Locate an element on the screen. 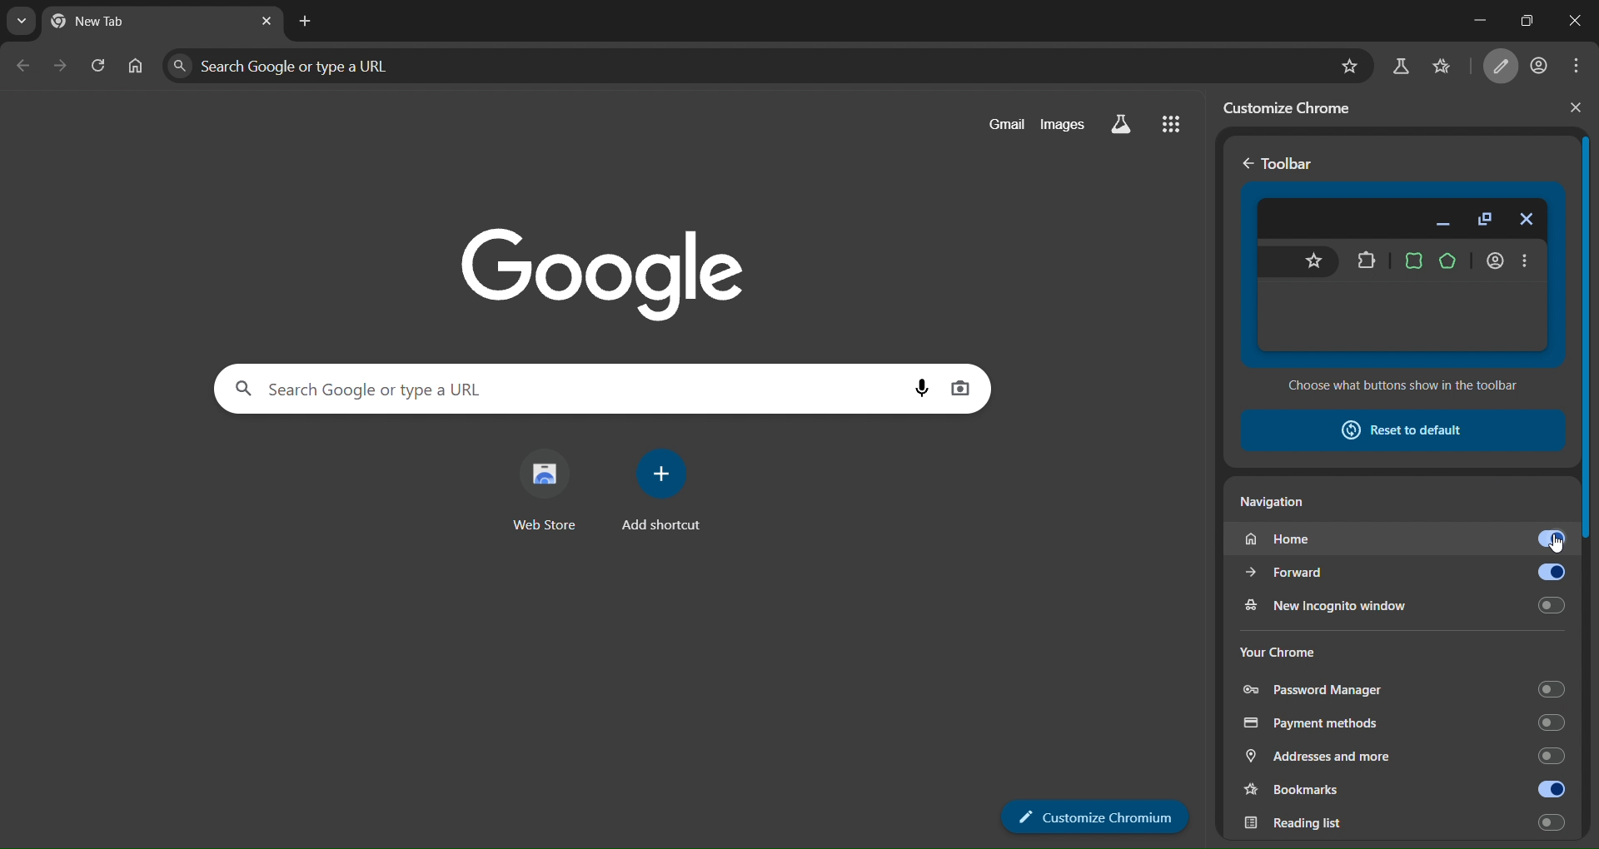 The height and width of the screenshot is (849, 1599). Google is located at coordinates (595, 261).